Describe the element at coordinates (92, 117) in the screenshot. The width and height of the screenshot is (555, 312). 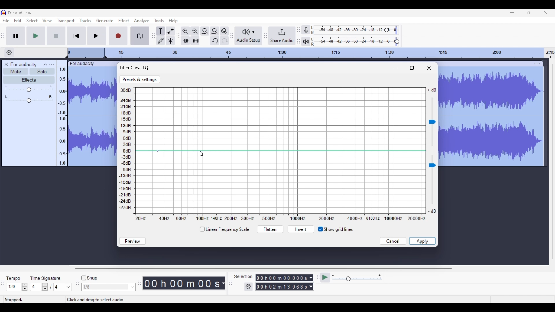
I see `Track selected` at that location.